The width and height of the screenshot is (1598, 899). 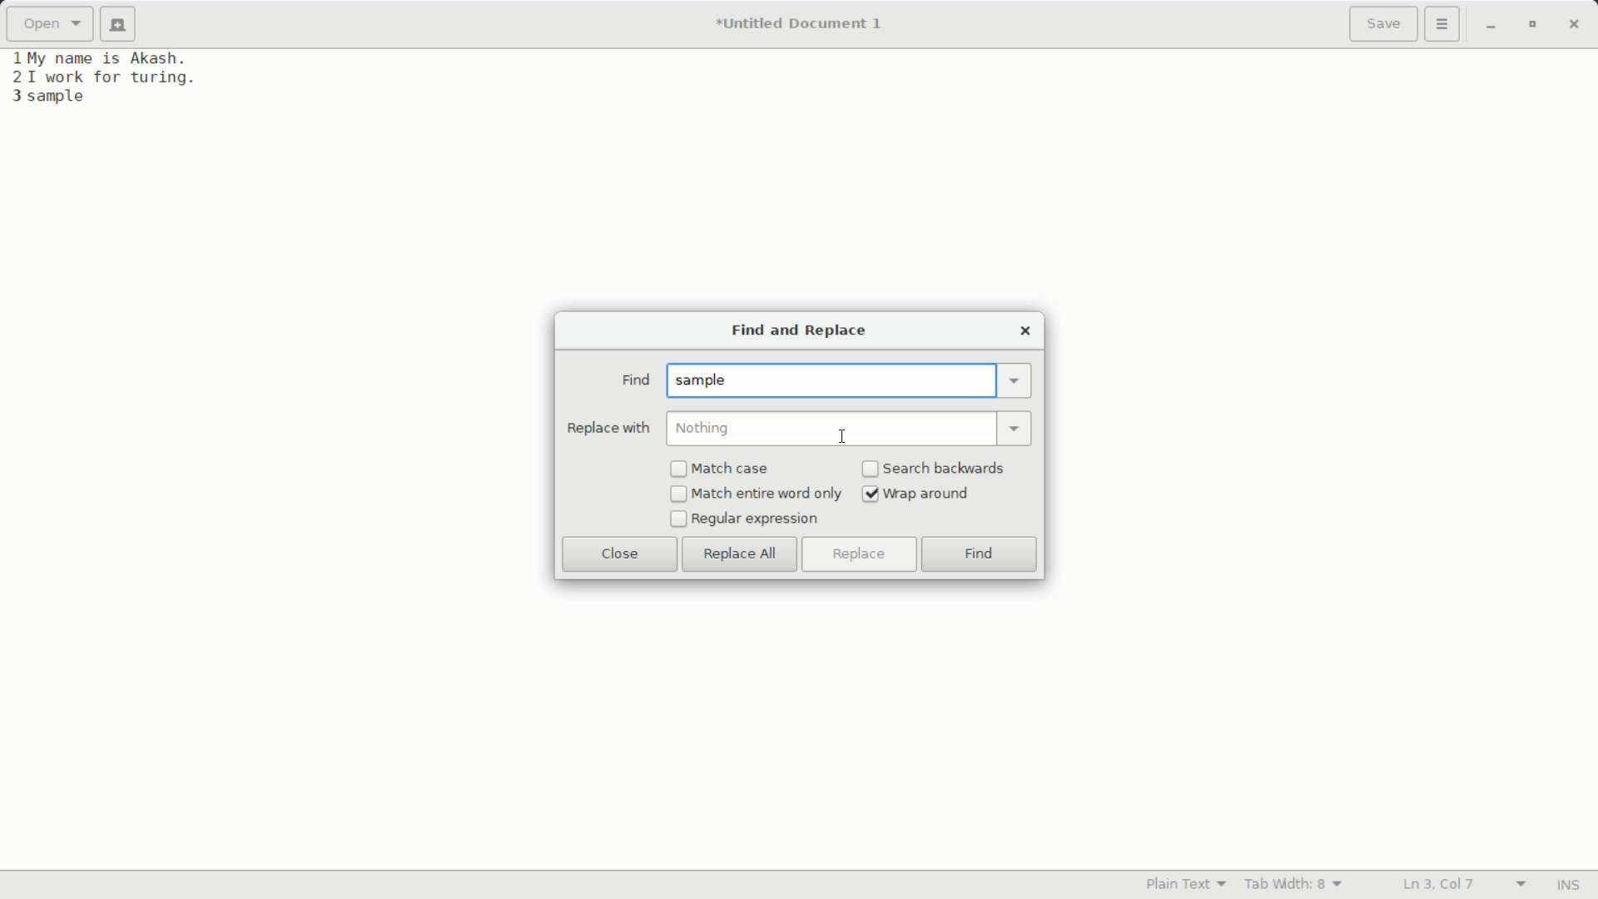 I want to click on checkbox, so click(x=678, y=495).